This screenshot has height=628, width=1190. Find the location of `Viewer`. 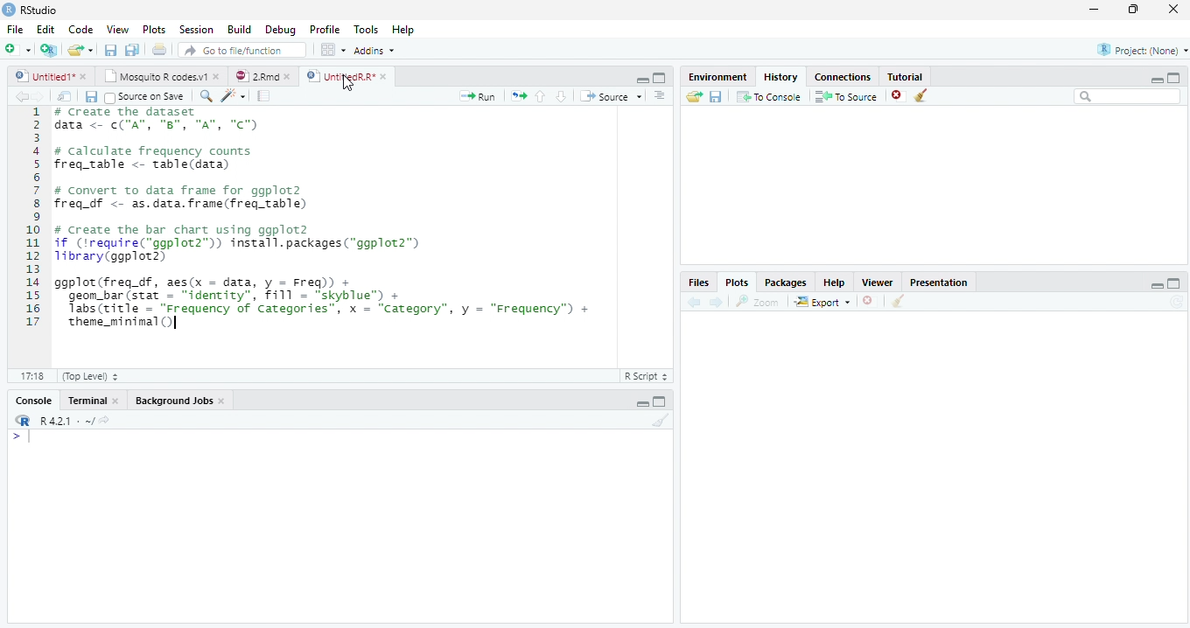

Viewer is located at coordinates (882, 283).